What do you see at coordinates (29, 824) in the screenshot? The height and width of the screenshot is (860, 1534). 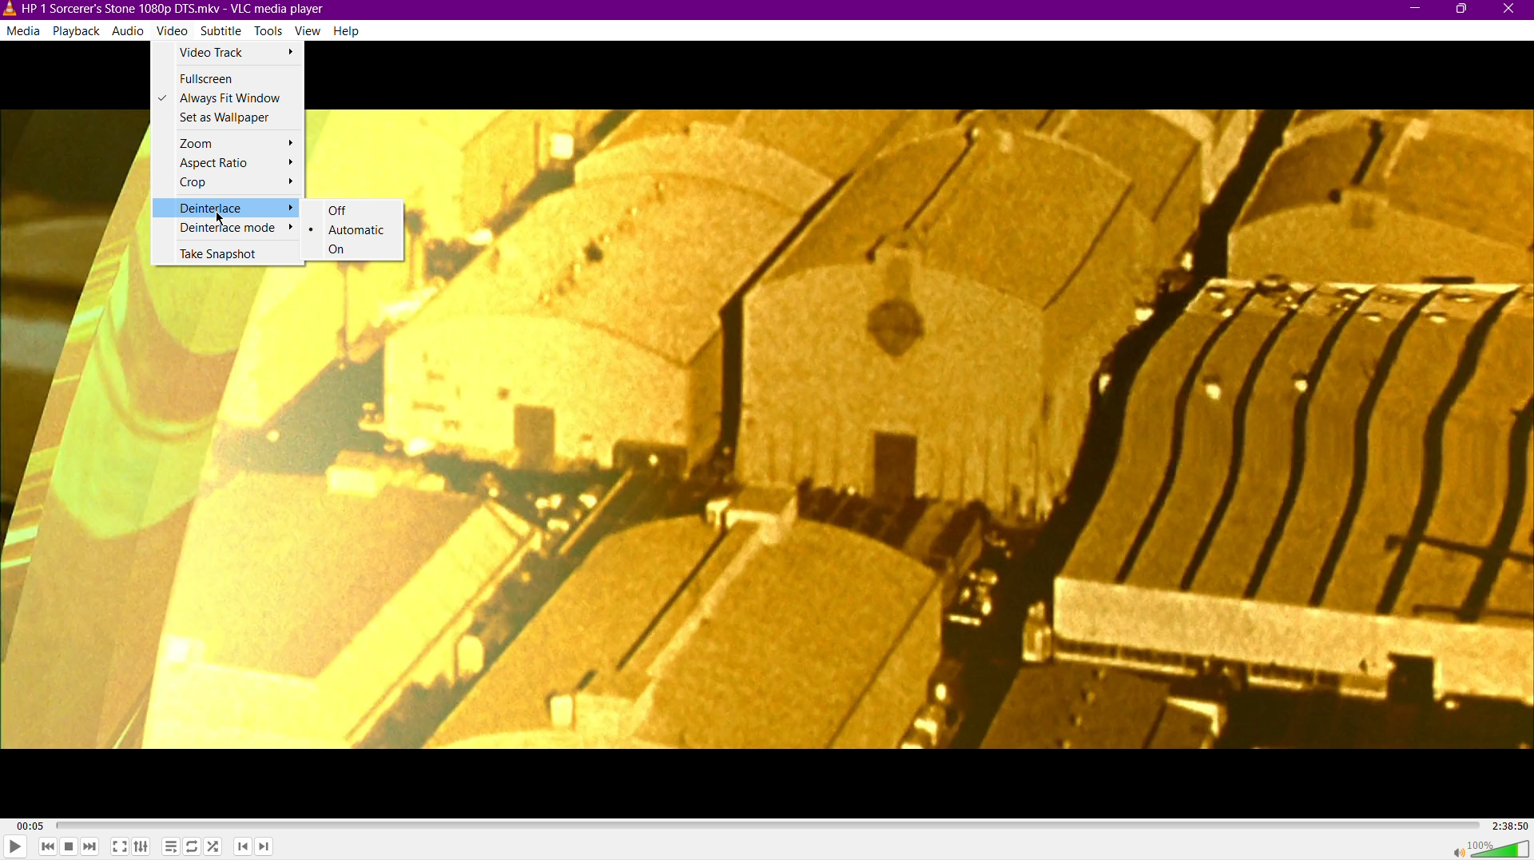 I see `00:05` at bounding box center [29, 824].